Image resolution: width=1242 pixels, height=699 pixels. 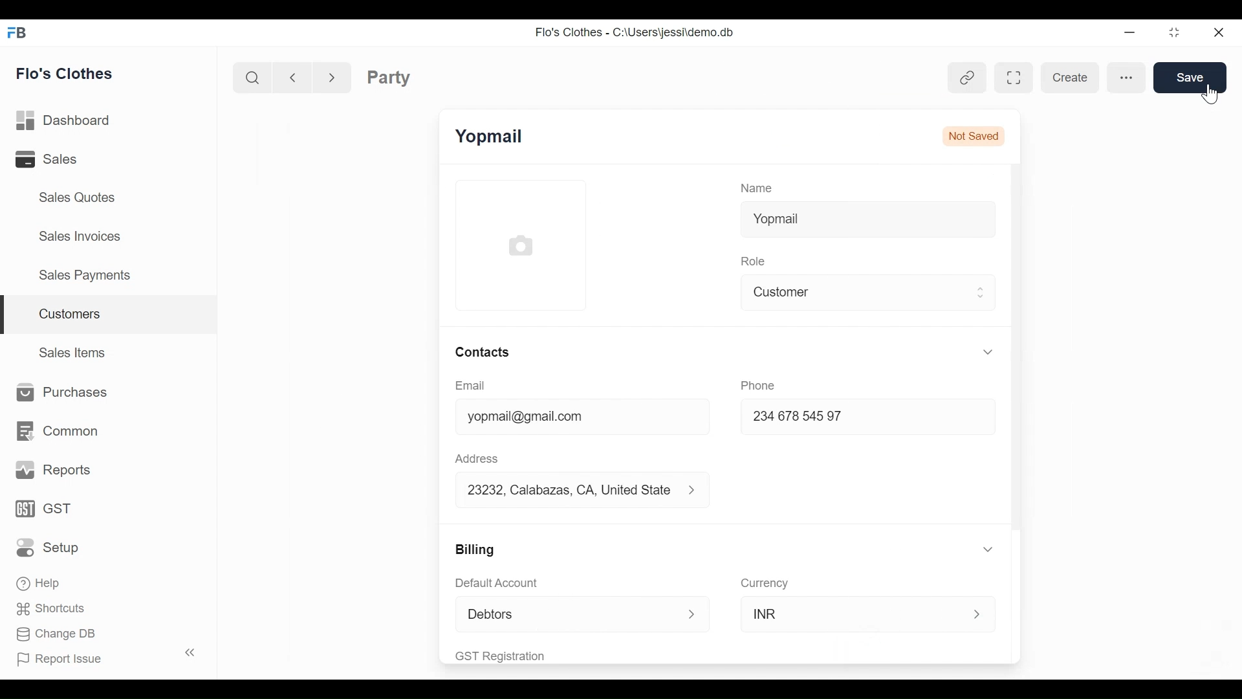 I want to click on Cursor, so click(x=1211, y=94).